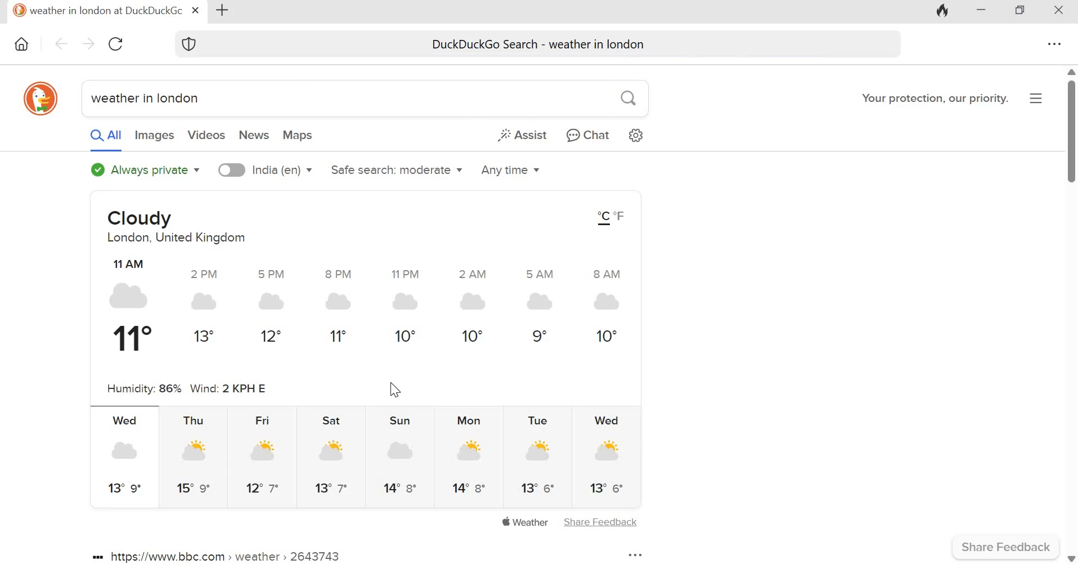 The height and width of the screenshot is (564, 1078). Describe the element at coordinates (1061, 11) in the screenshot. I see `Close` at that location.